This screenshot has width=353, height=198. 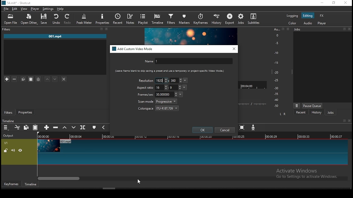 What do you see at coordinates (145, 80) in the screenshot?
I see `resolution` at bounding box center [145, 80].